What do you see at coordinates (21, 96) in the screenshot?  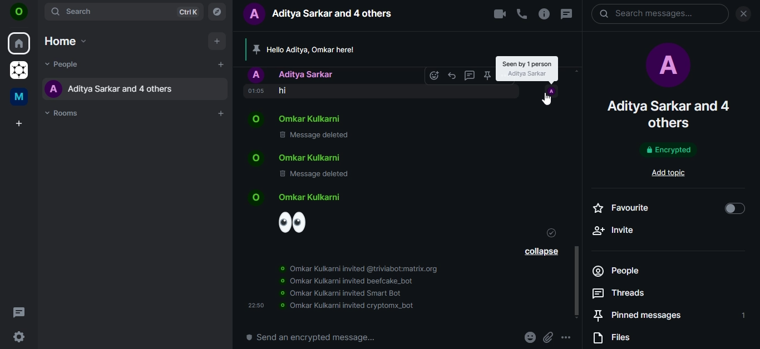 I see `me` at bounding box center [21, 96].